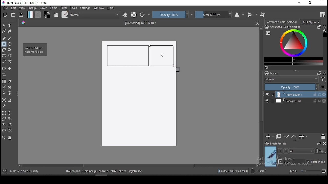 The width and height of the screenshot is (328, 184). What do you see at coordinates (99, 8) in the screenshot?
I see `windows` at bounding box center [99, 8].